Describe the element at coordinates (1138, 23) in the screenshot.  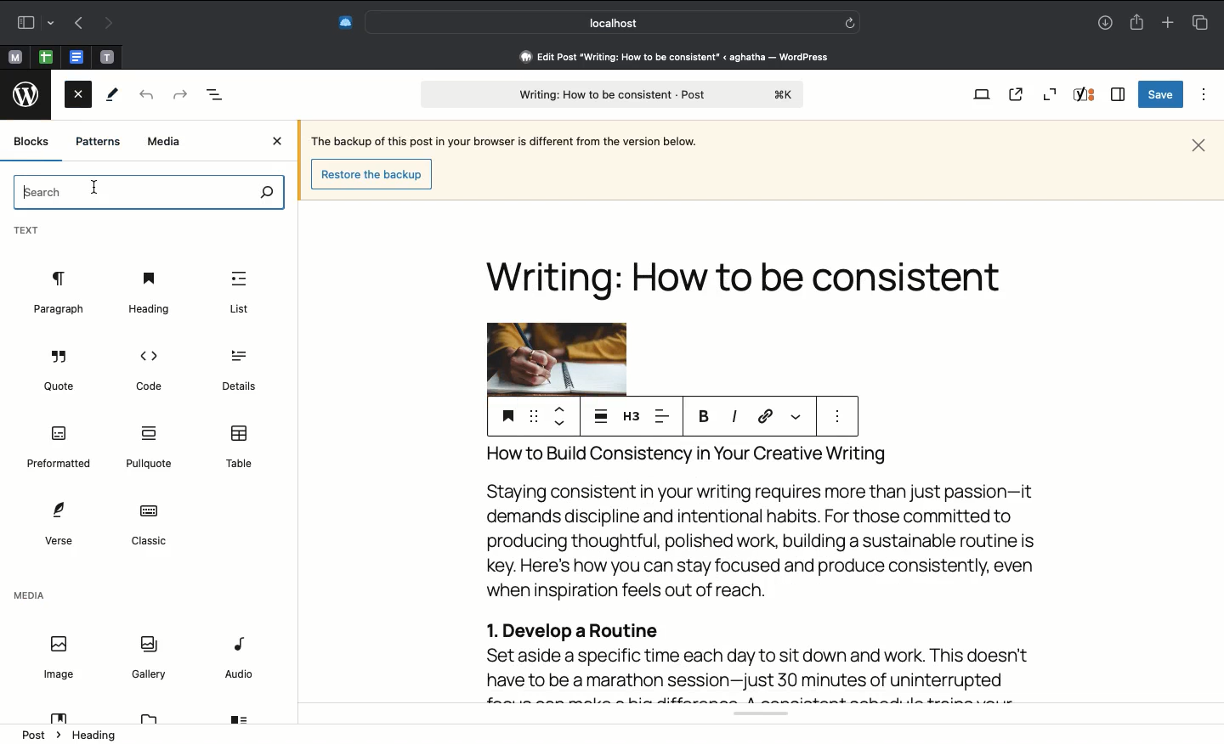
I see `Share` at that location.